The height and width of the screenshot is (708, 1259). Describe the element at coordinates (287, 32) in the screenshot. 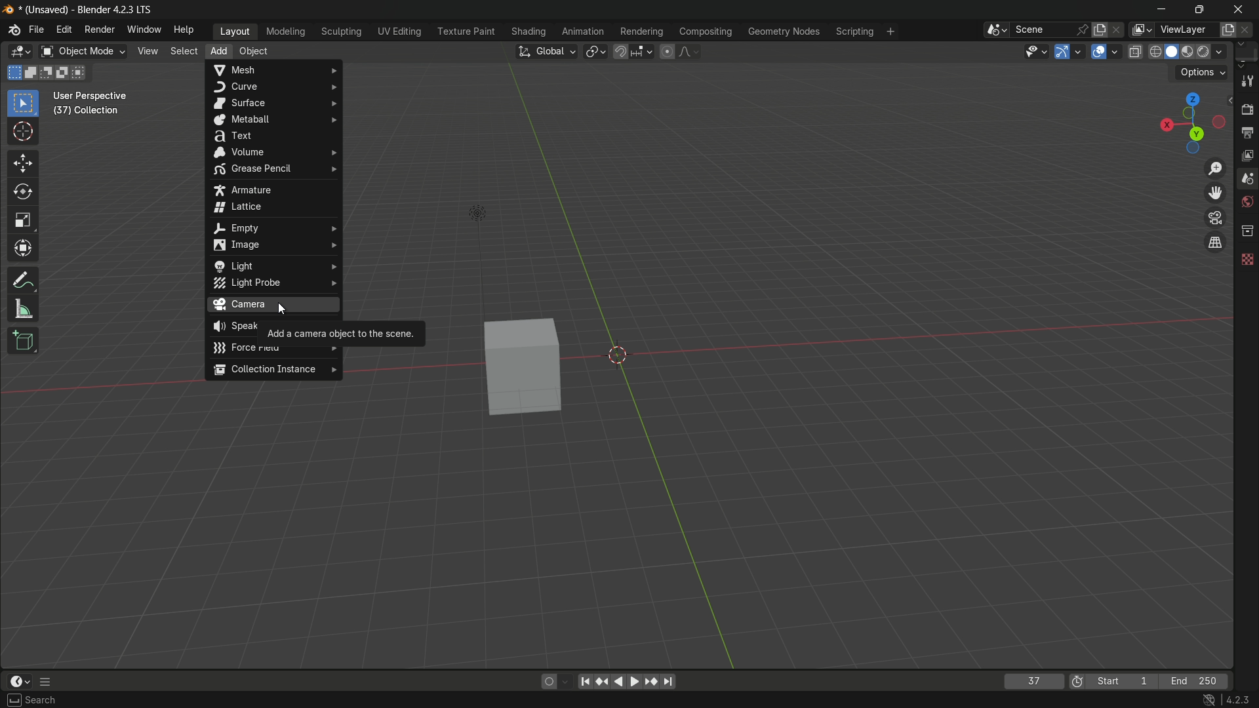

I see `modeling menu` at that location.